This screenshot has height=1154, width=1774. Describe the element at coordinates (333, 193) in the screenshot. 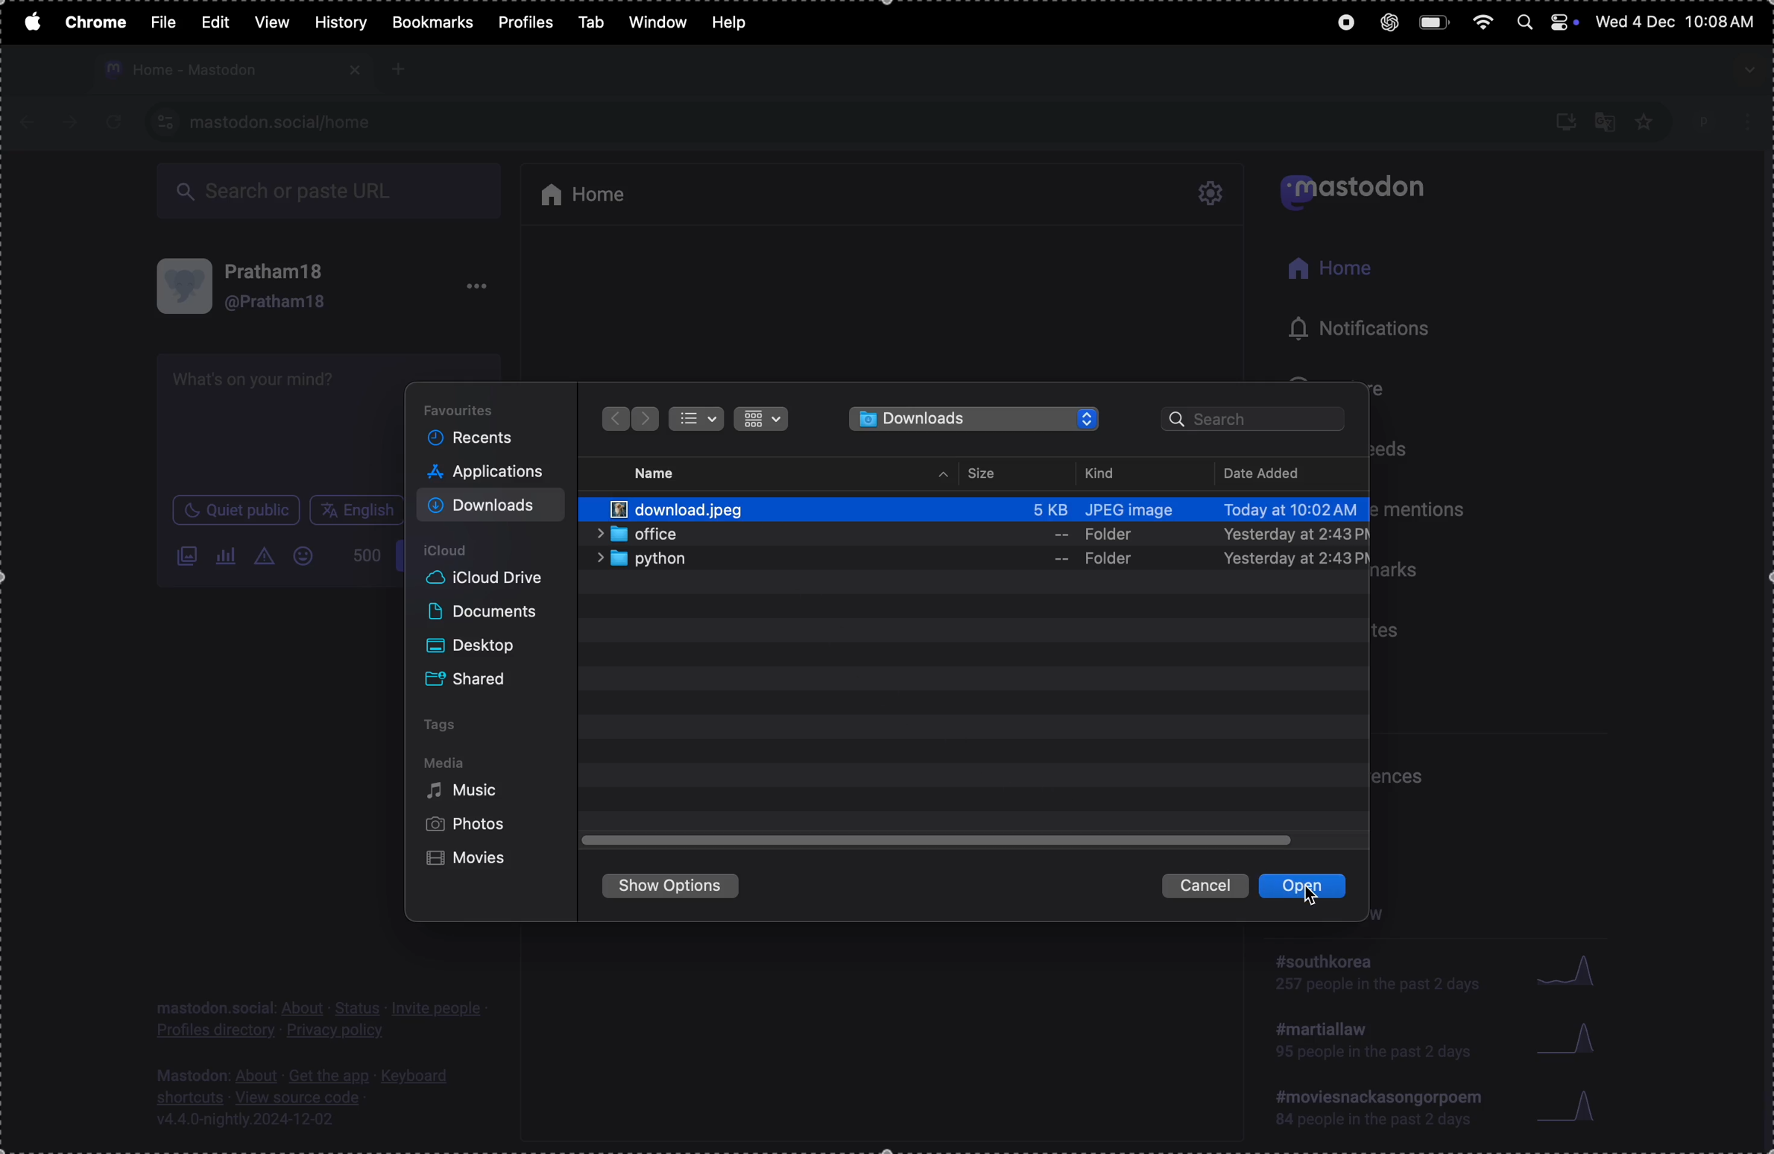

I see `Search box url` at that location.